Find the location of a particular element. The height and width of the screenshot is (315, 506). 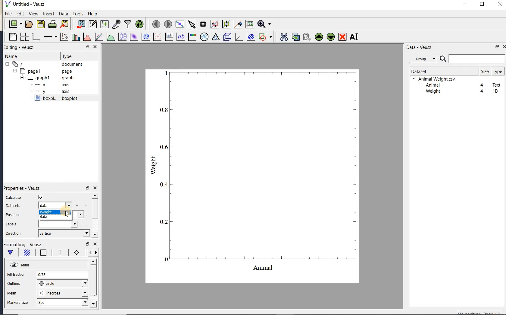

circle is located at coordinates (62, 284).